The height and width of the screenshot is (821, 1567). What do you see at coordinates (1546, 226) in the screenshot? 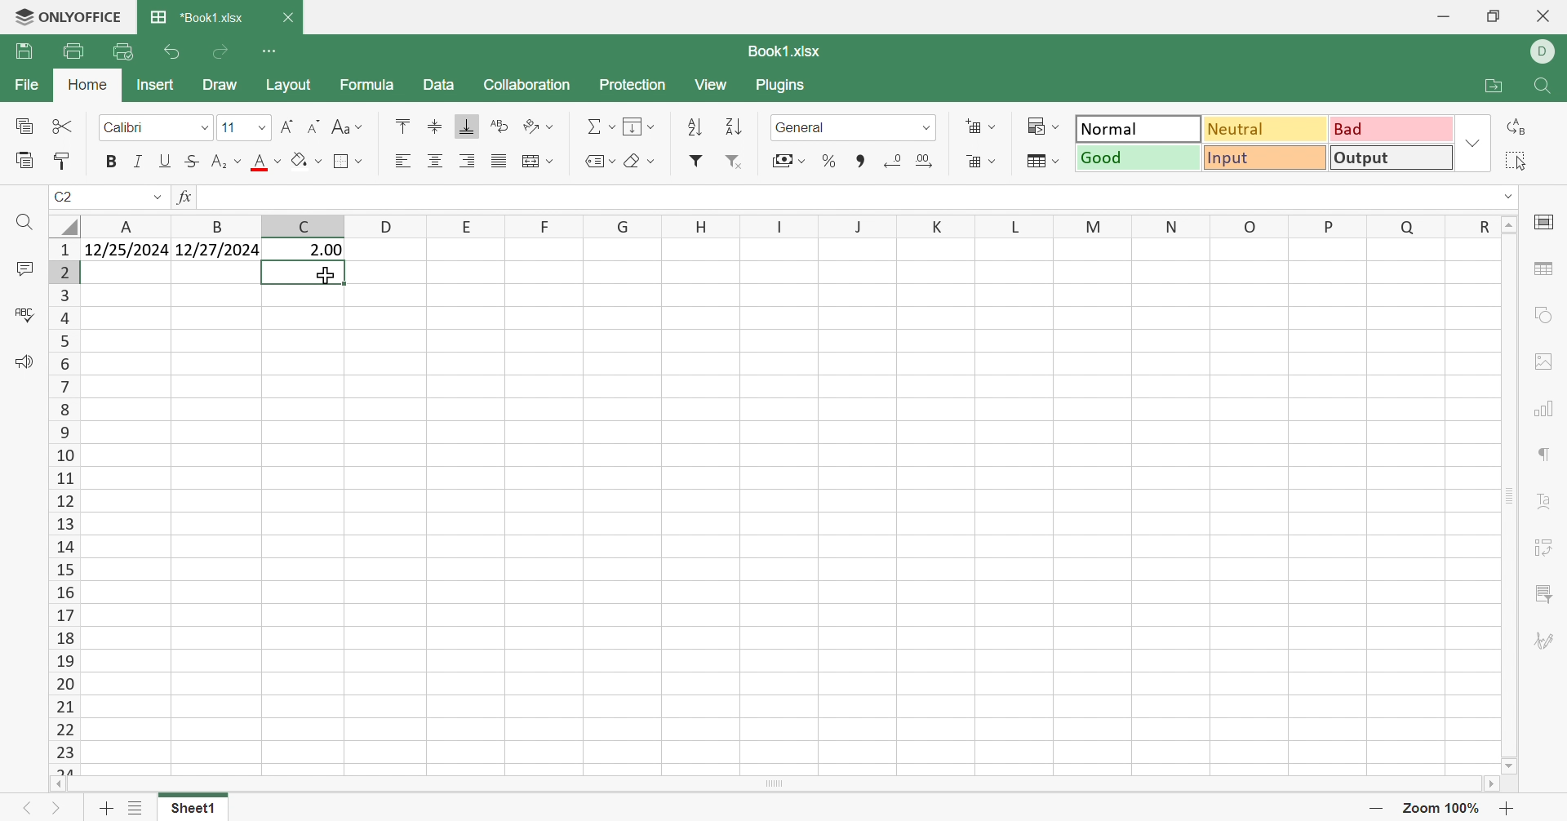
I see `Cell settings` at bounding box center [1546, 226].